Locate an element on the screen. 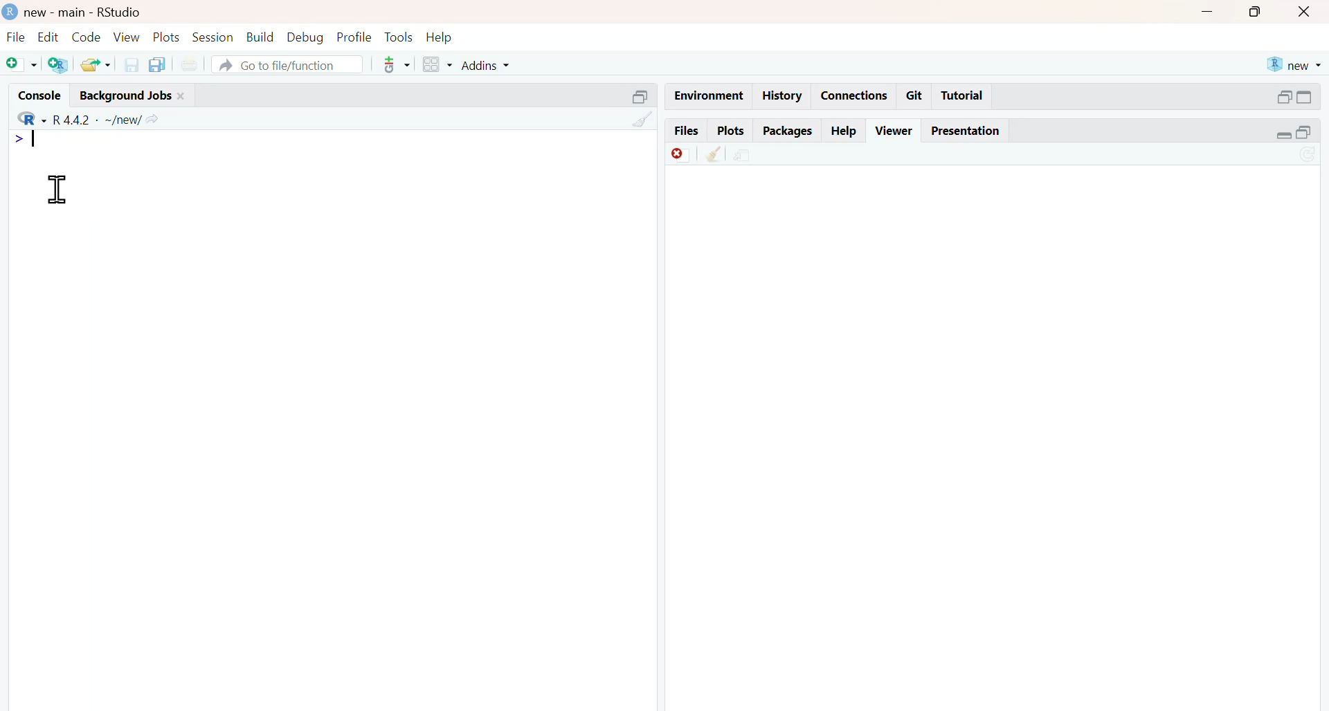 The image size is (1329, 711). print is located at coordinates (190, 66).